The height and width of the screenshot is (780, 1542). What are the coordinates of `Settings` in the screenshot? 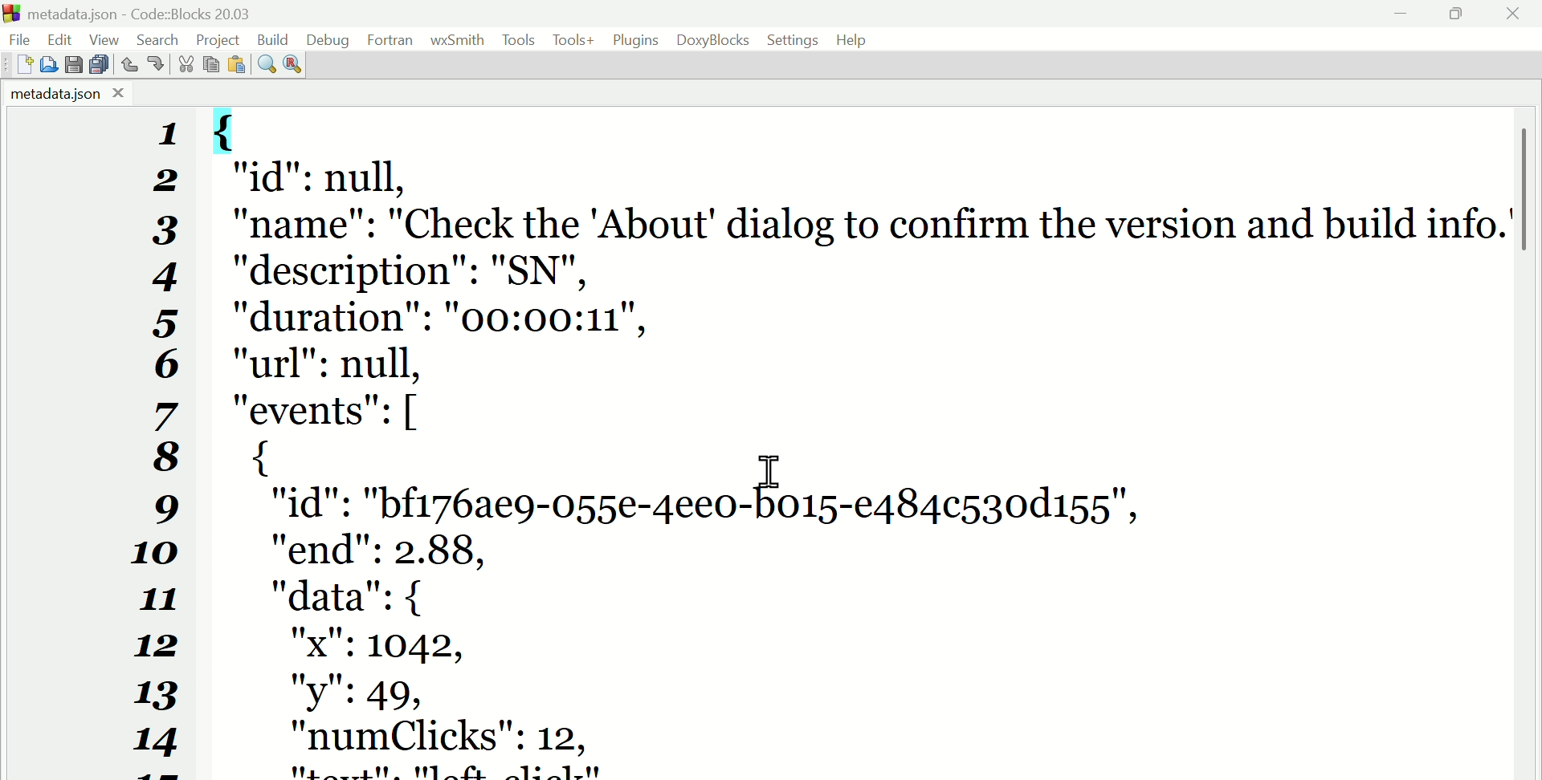 It's located at (793, 39).